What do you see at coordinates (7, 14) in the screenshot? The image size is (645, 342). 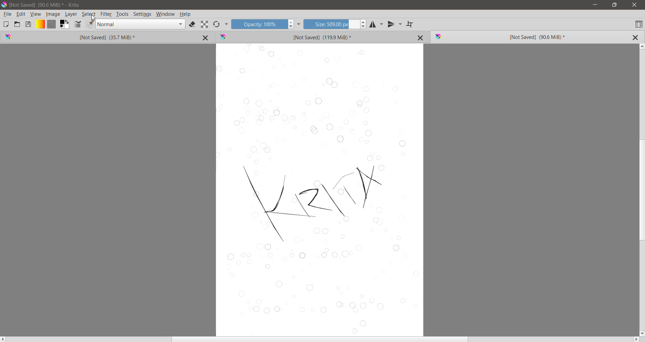 I see `File` at bounding box center [7, 14].